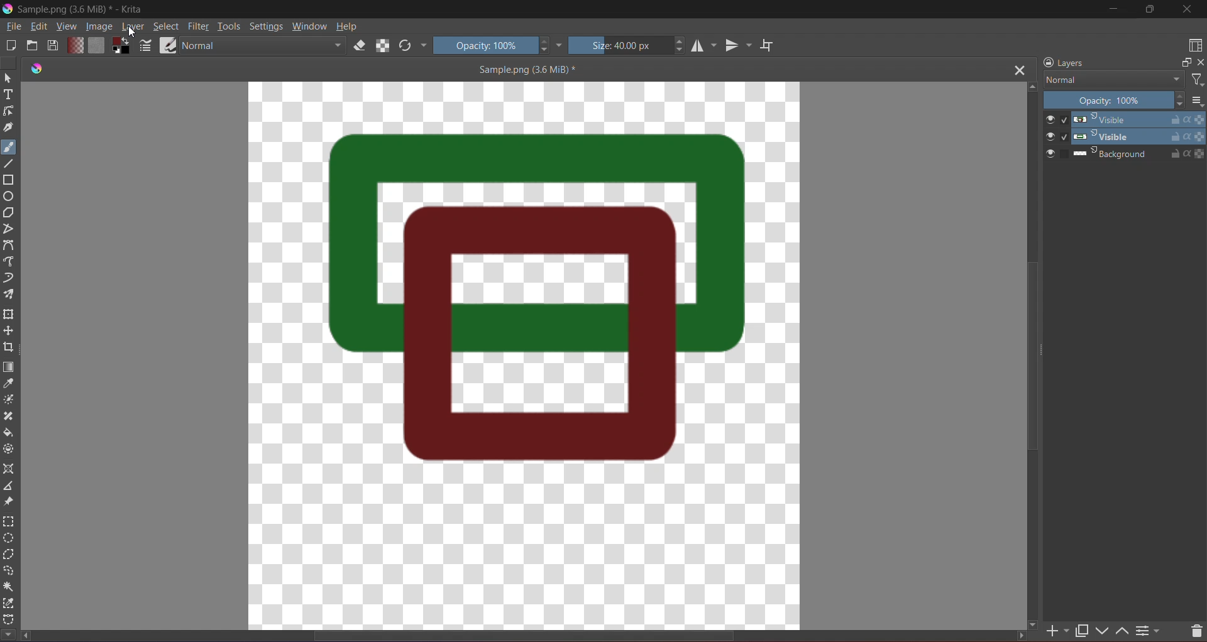 This screenshot has height=642, width=1207. What do you see at coordinates (10, 182) in the screenshot?
I see `Rectangle` at bounding box center [10, 182].